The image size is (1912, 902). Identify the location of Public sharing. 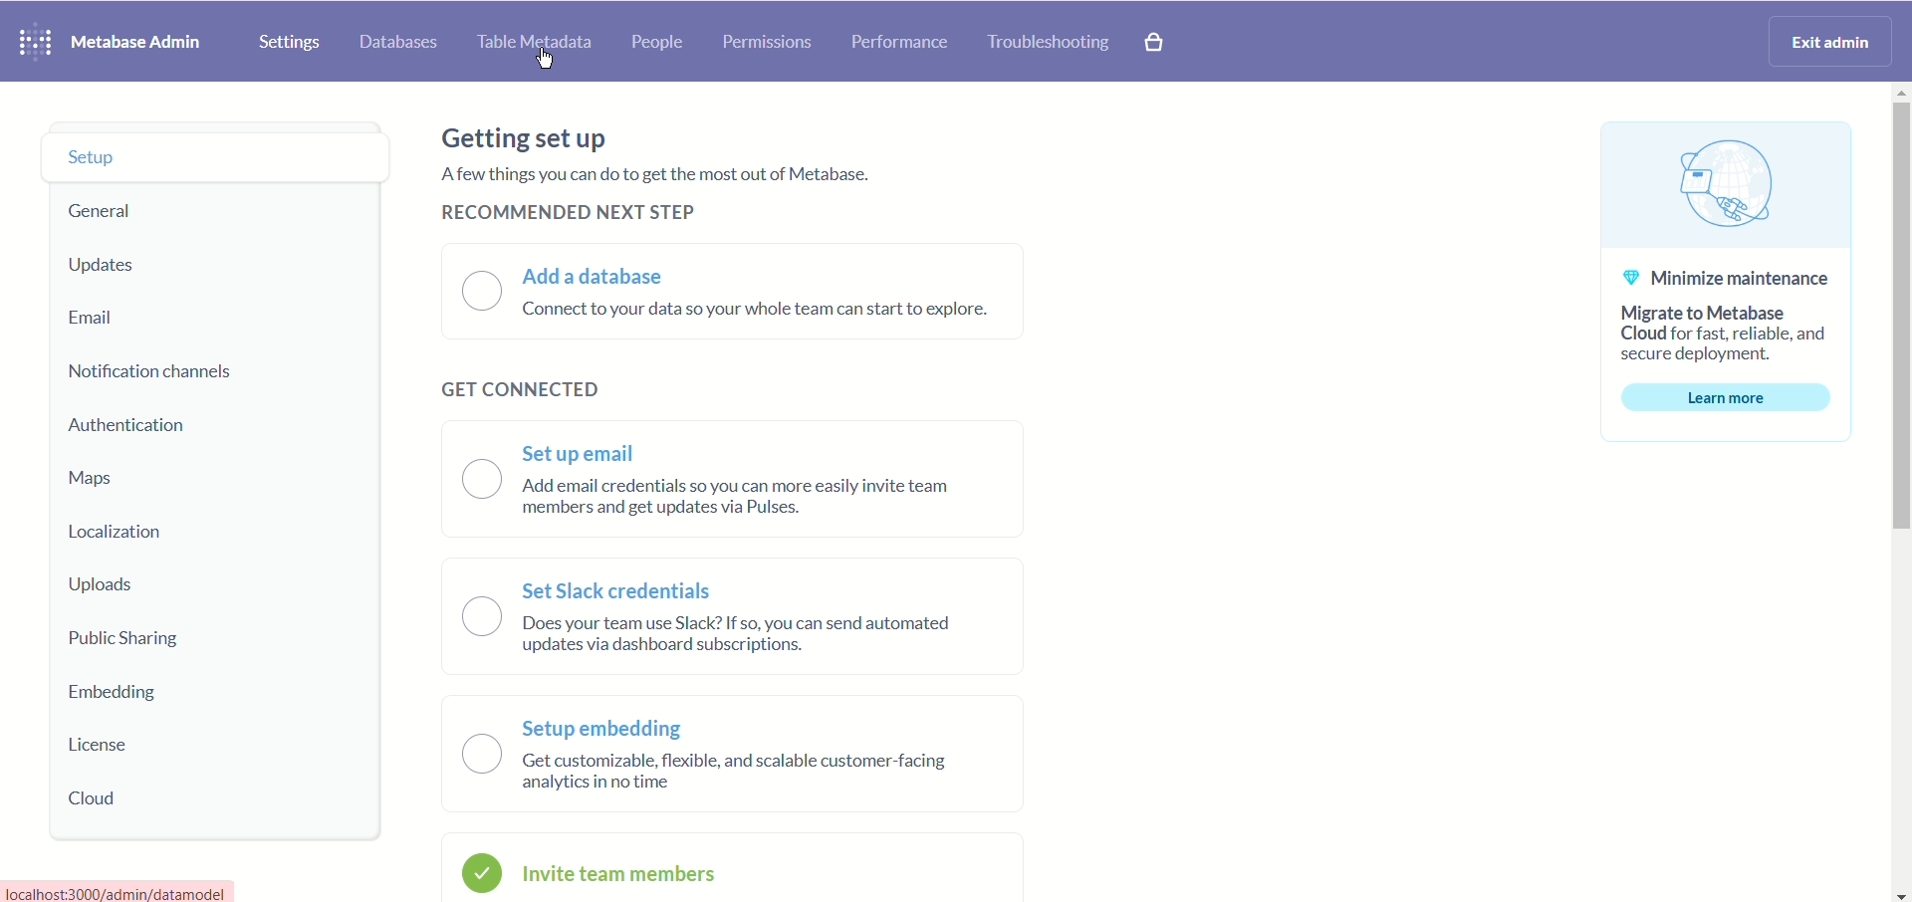
(182, 637).